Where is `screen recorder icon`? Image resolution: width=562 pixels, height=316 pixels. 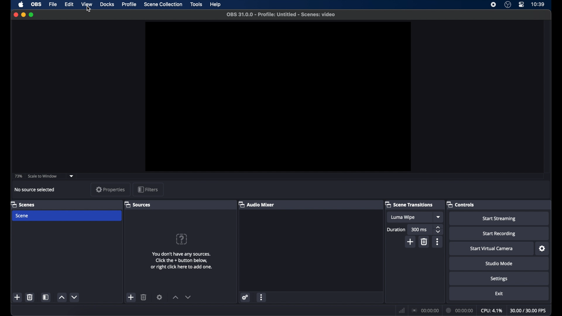
screen recorder icon is located at coordinates (494, 5).